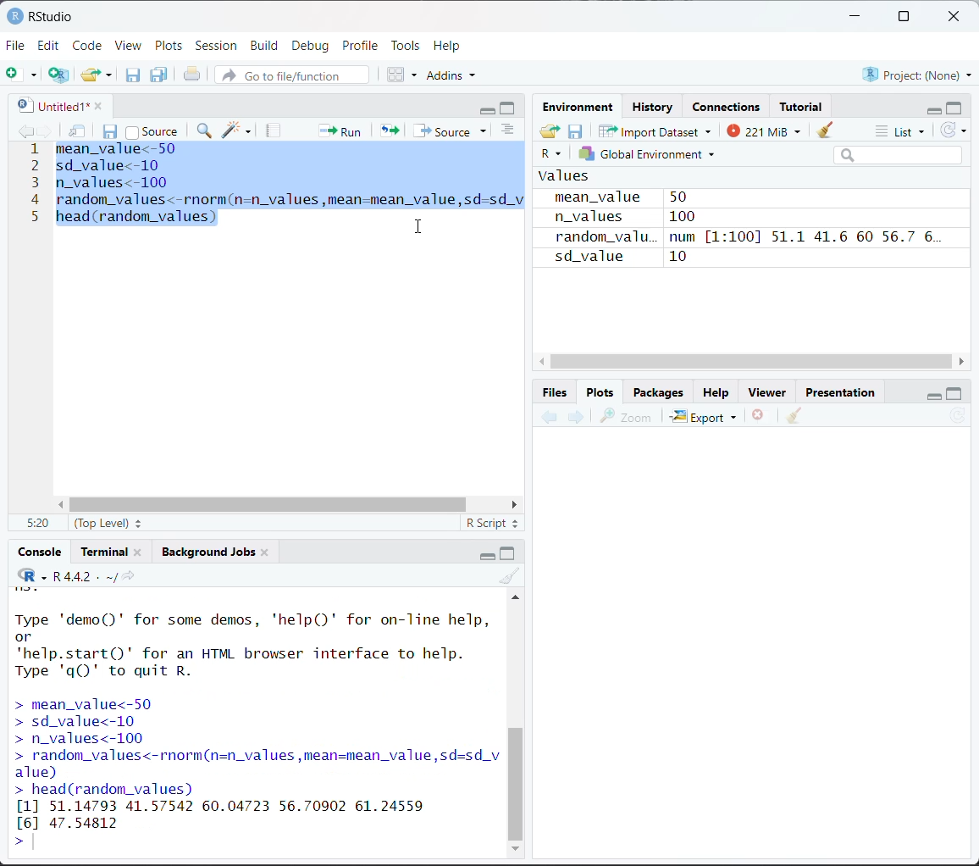 The height and width of the screenshot is (866, 979). What do you see at coordinates (106, 549) in the screenshot?
I see `Terminal` at bounding box center [106, 549].